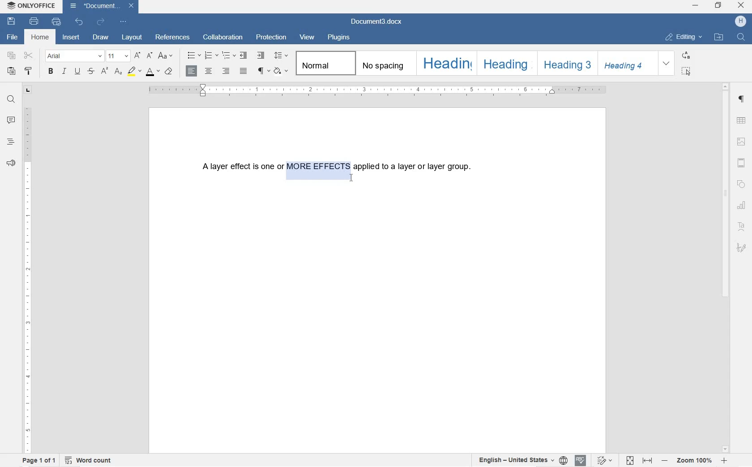 The width and height of the screenshot is (752, 467). What do you see at coordinates (230, 56) in the screenshot?
I see `MULTILEVEL LISTS` at bounding box center [230, 56].